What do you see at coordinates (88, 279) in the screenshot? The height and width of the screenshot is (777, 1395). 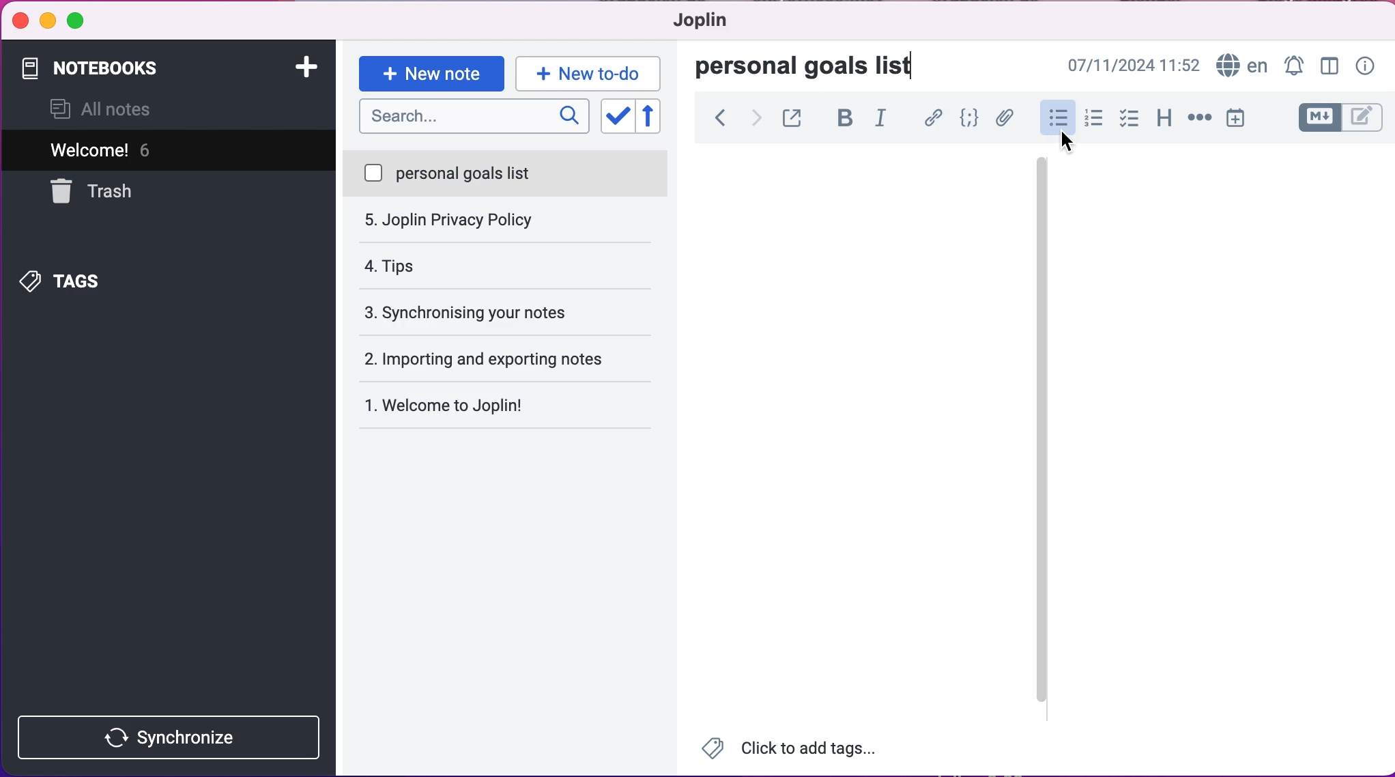 I see `tags` at bounding box center [88, 279].